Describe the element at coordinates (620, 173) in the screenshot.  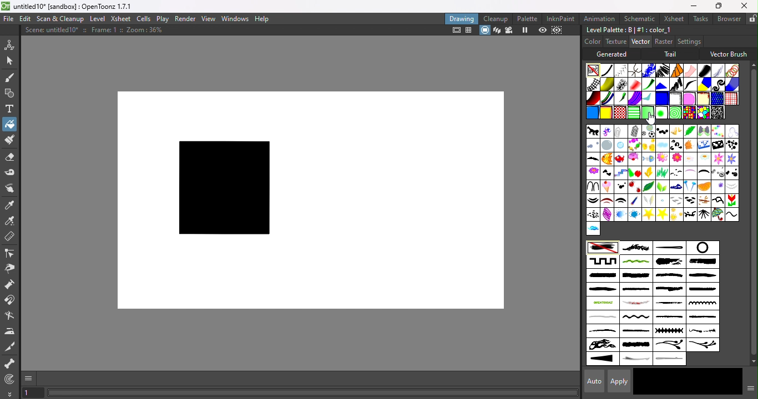
I see `frame` at that location.